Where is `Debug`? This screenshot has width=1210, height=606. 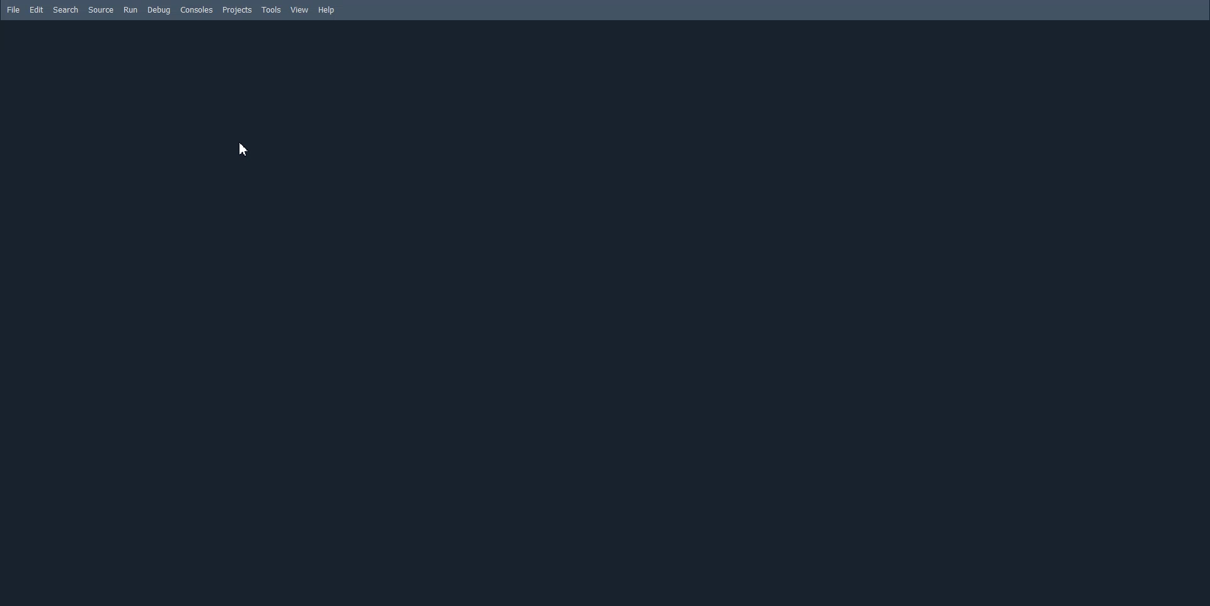 Debug is located at coordinates (158, 10).